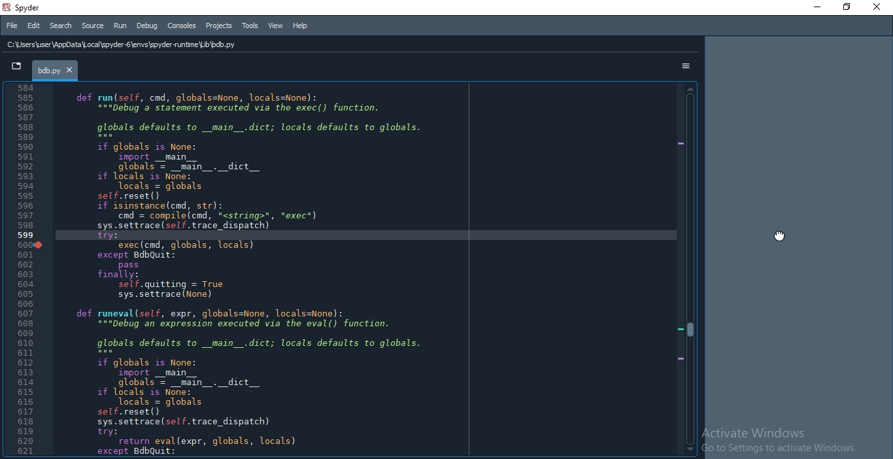  Describe the element at coordinates (12, 24) in the screenshot. I see `File ` at that location.